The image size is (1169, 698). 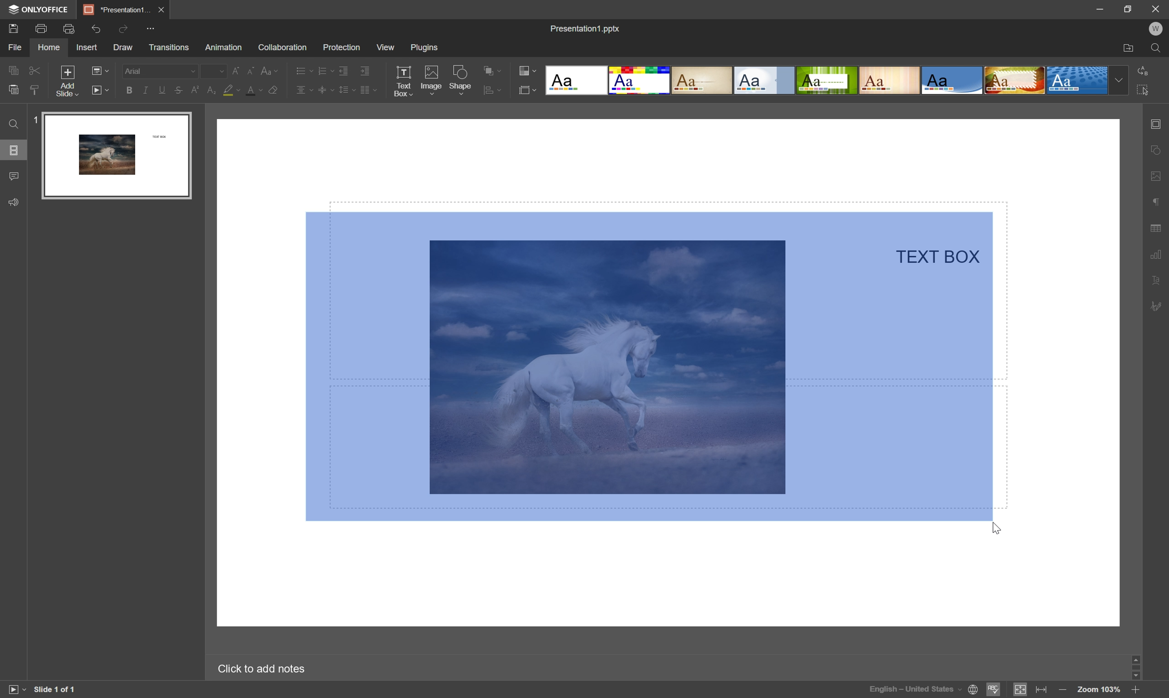 What do you see at coordinates (14, 689) in the screenshot?
I see `start slideshow` at bounding box center [14, 689].